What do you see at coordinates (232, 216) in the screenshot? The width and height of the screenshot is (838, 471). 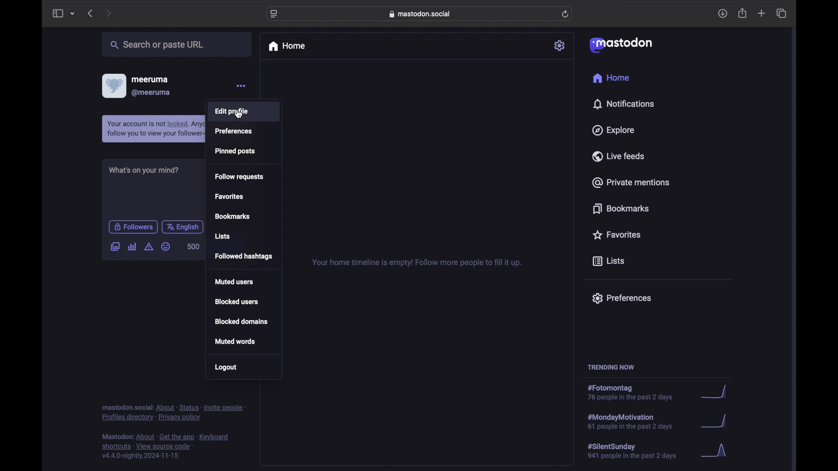 I see `bookmarks` at bounding box center [232, 216].